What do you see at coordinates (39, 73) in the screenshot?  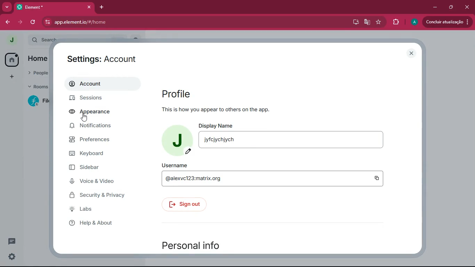 I see `people` at bounding box center [39, 73].